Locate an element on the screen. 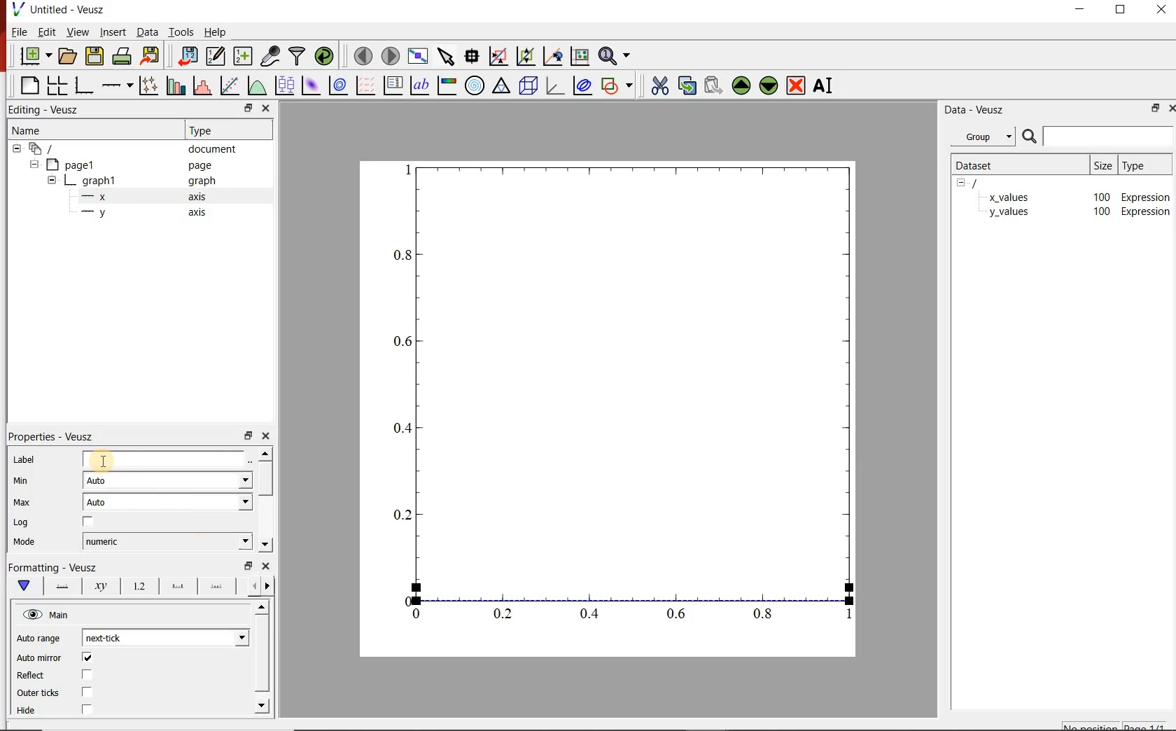 Image resolution: width=1176 pixels, height=731 pixels. remove the selected widget is located at coordinates (796, 88).